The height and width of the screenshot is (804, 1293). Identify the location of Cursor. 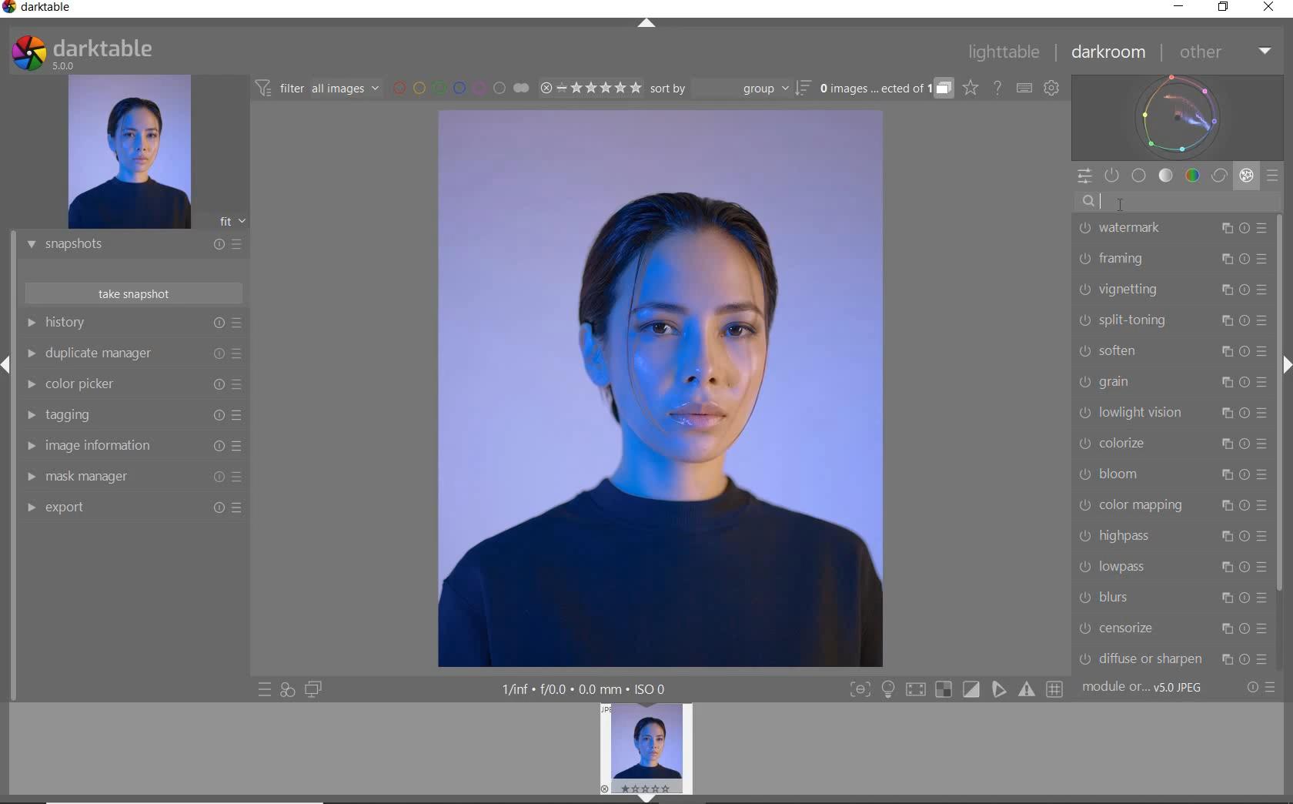
(1121, 203).